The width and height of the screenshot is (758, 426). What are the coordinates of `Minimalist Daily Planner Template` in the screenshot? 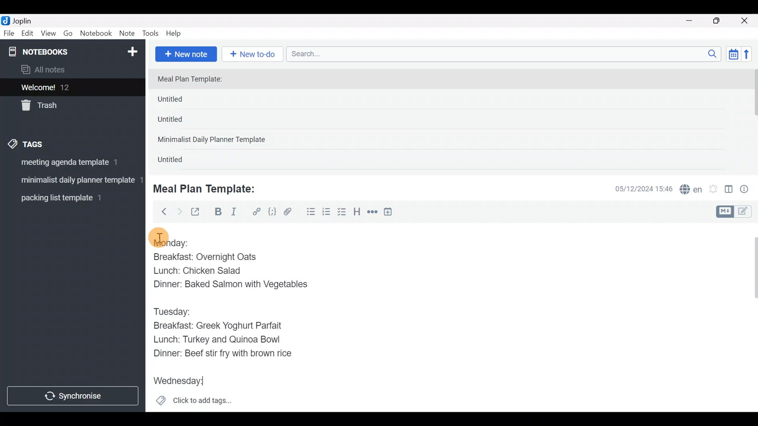 It's located at (214, 140).